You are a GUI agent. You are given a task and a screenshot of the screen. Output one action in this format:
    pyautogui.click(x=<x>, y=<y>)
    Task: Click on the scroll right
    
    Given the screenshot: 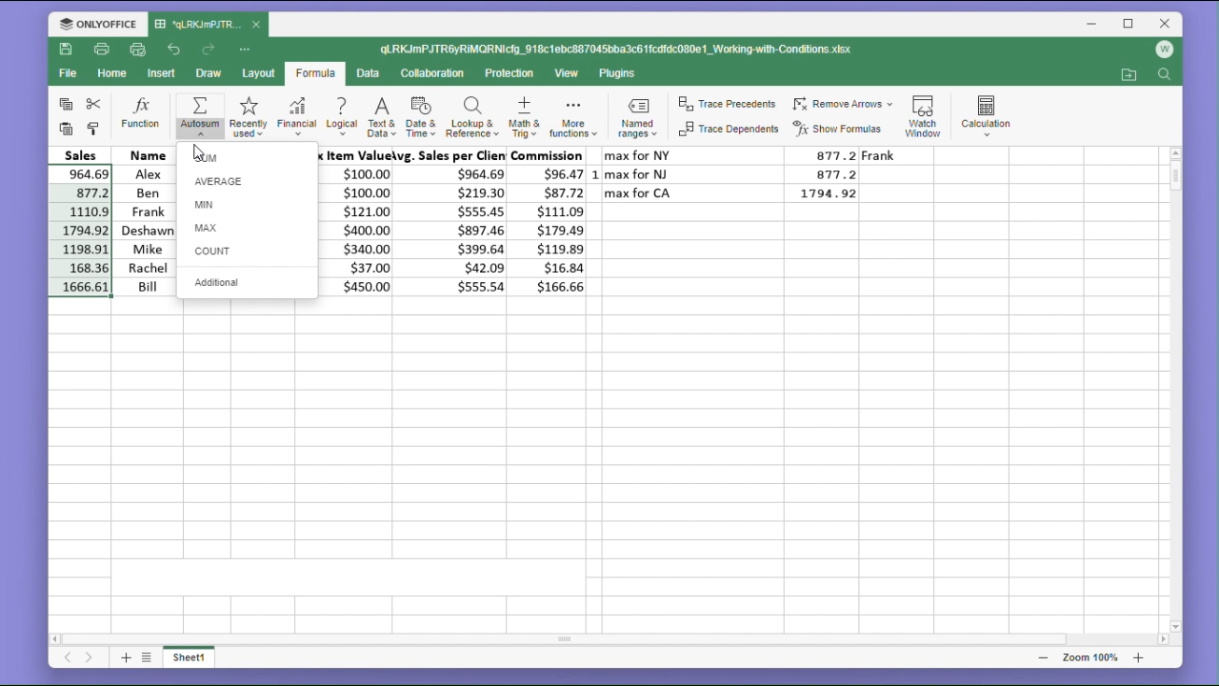 What is the action you would take?
    pyautogui.click(x=1162, y=640)
    